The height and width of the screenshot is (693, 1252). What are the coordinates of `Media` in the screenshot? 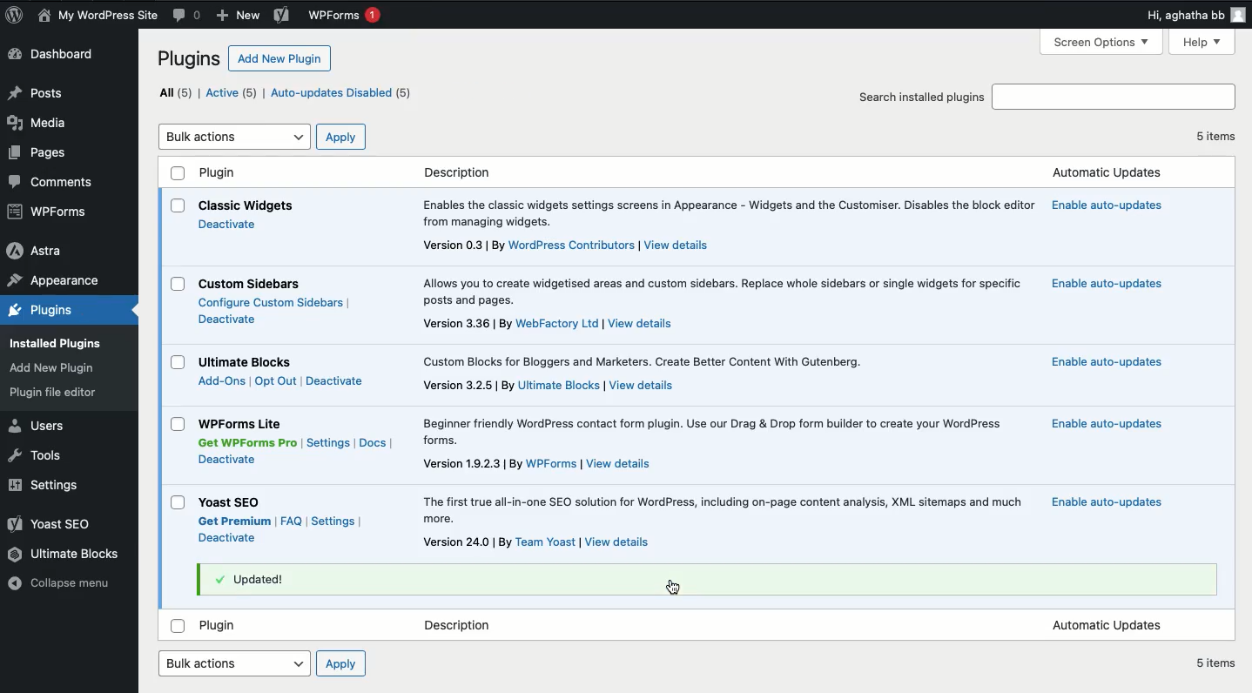 It's located at (39, 124).